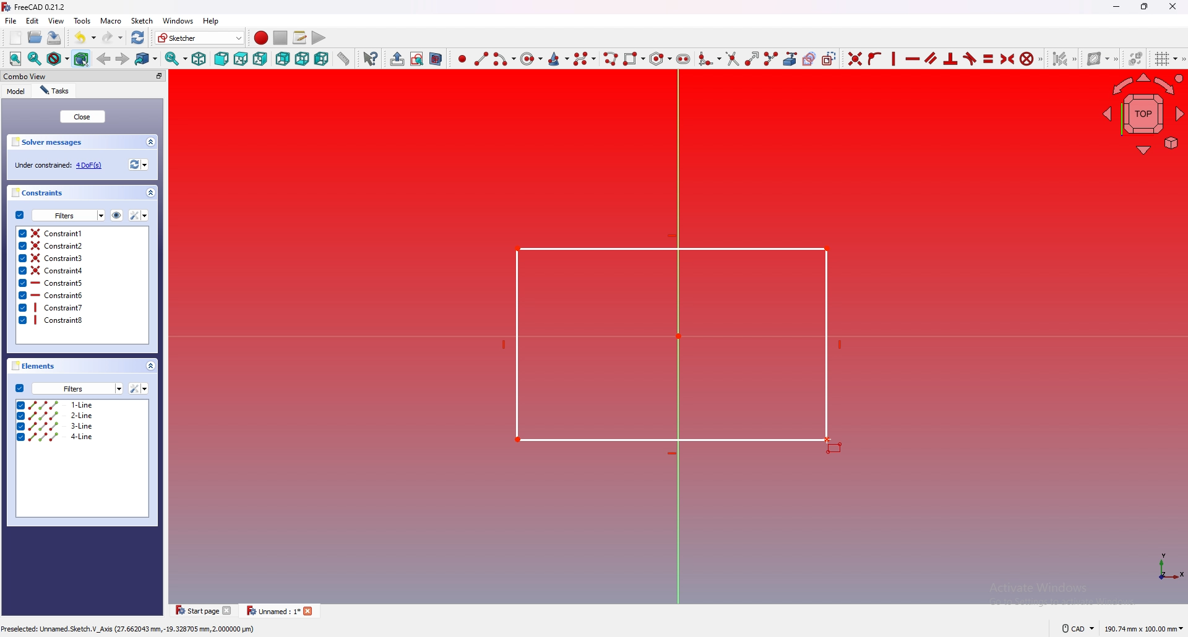 The height and width of the screenshot is (637, 1188). Describe the element at coordinates (130, 628) in the screenshot. I see `description` at that location.